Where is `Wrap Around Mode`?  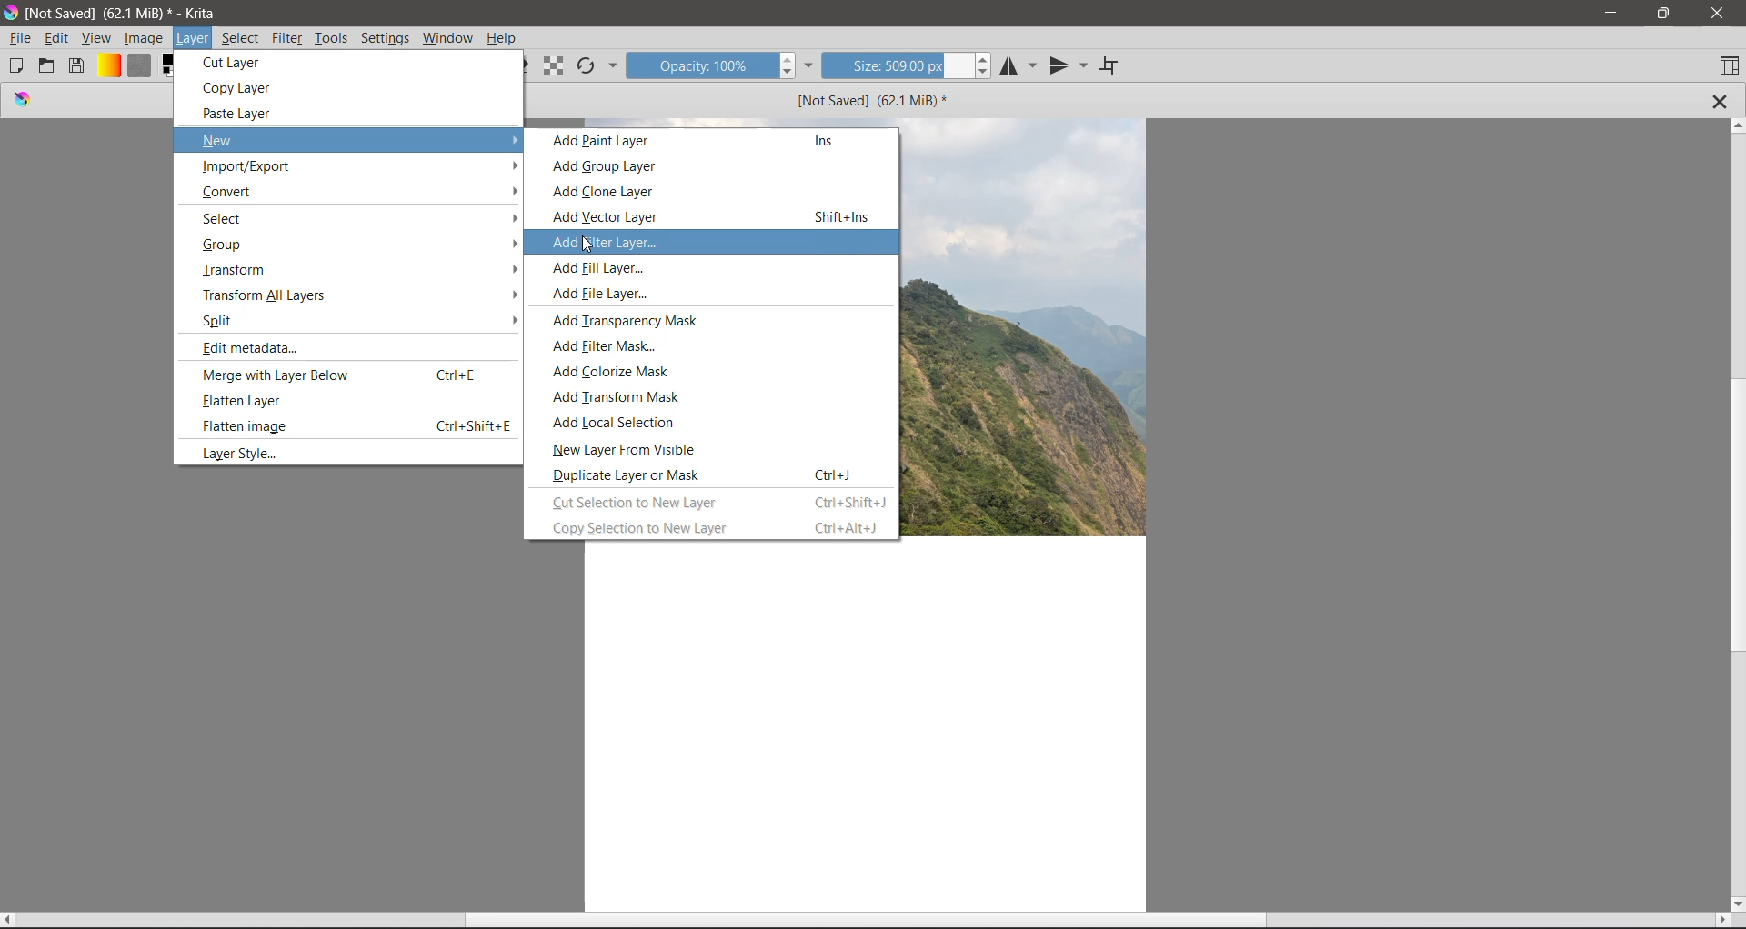 Wrap Around Mode is located at coordinates (1116, 65).